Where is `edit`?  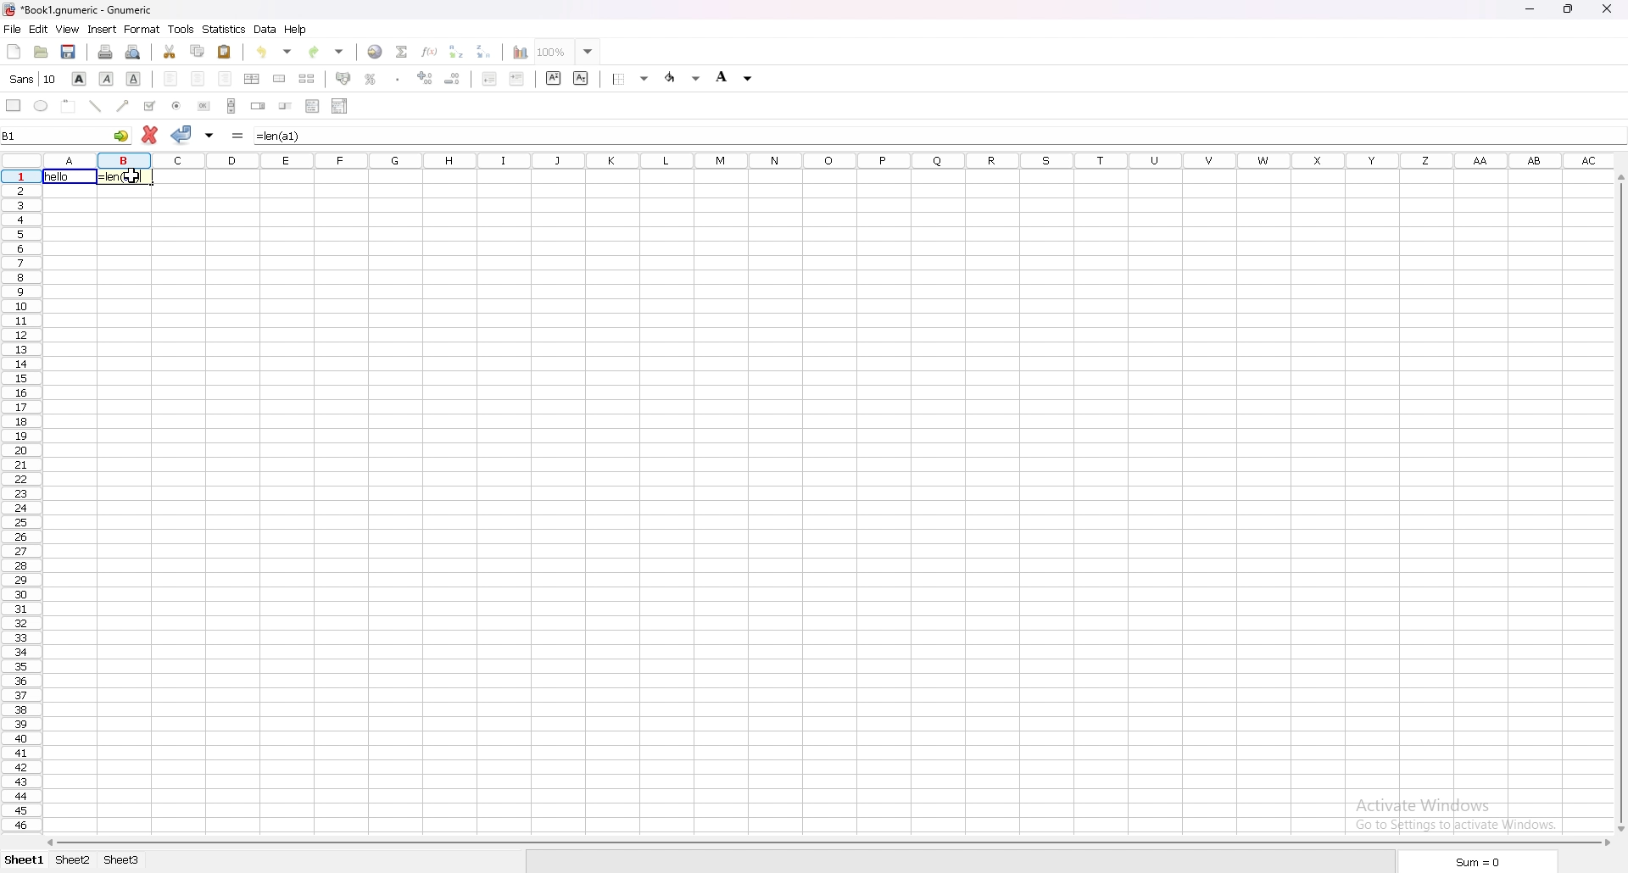
edit is located at coordinates (37, 30).